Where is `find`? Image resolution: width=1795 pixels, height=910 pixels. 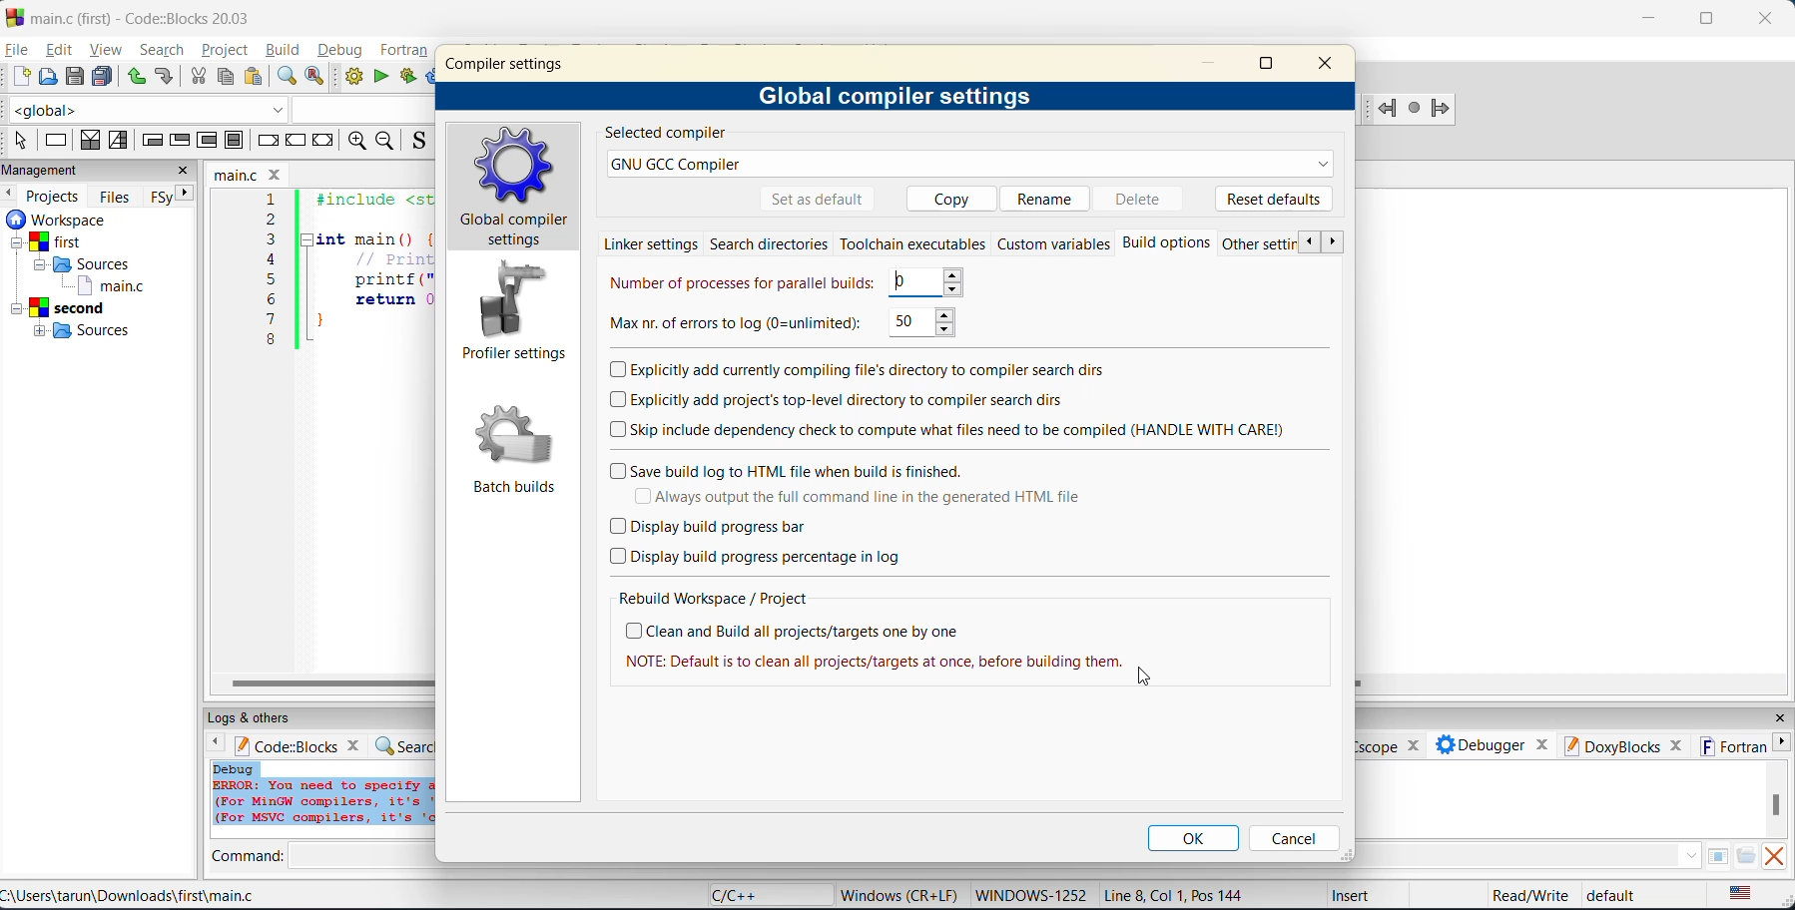 find is located at coordinates (284, 76).